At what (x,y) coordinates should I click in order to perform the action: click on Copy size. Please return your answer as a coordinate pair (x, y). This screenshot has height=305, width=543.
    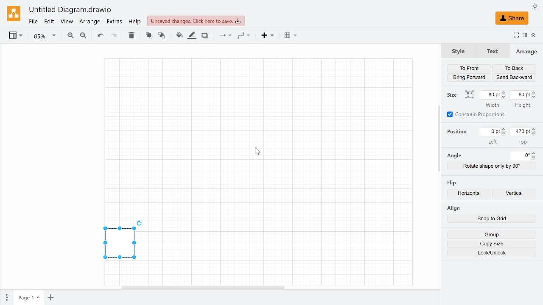
    Looking at the image, I should click on (492, 244).